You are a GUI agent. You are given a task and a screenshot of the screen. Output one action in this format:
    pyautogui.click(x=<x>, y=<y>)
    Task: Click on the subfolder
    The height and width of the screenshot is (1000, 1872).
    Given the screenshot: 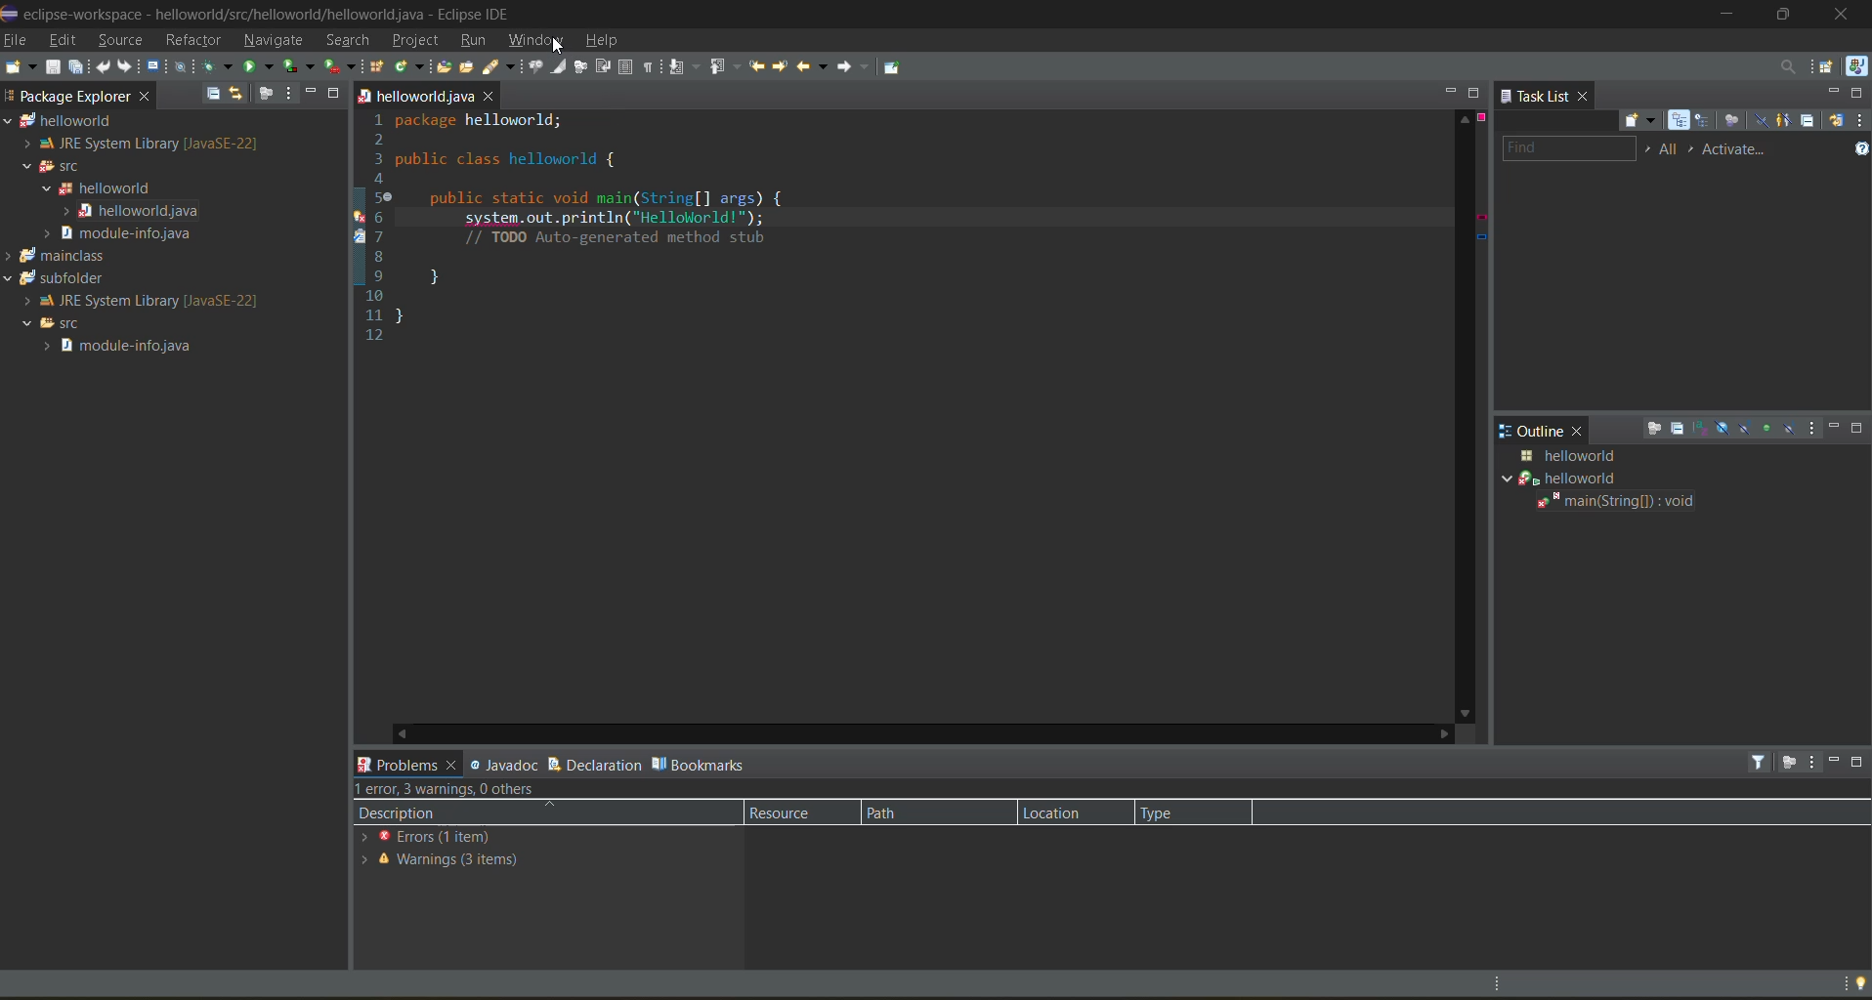 What is the action you would take?
    pyautogui.click(x=95, y=277)
    